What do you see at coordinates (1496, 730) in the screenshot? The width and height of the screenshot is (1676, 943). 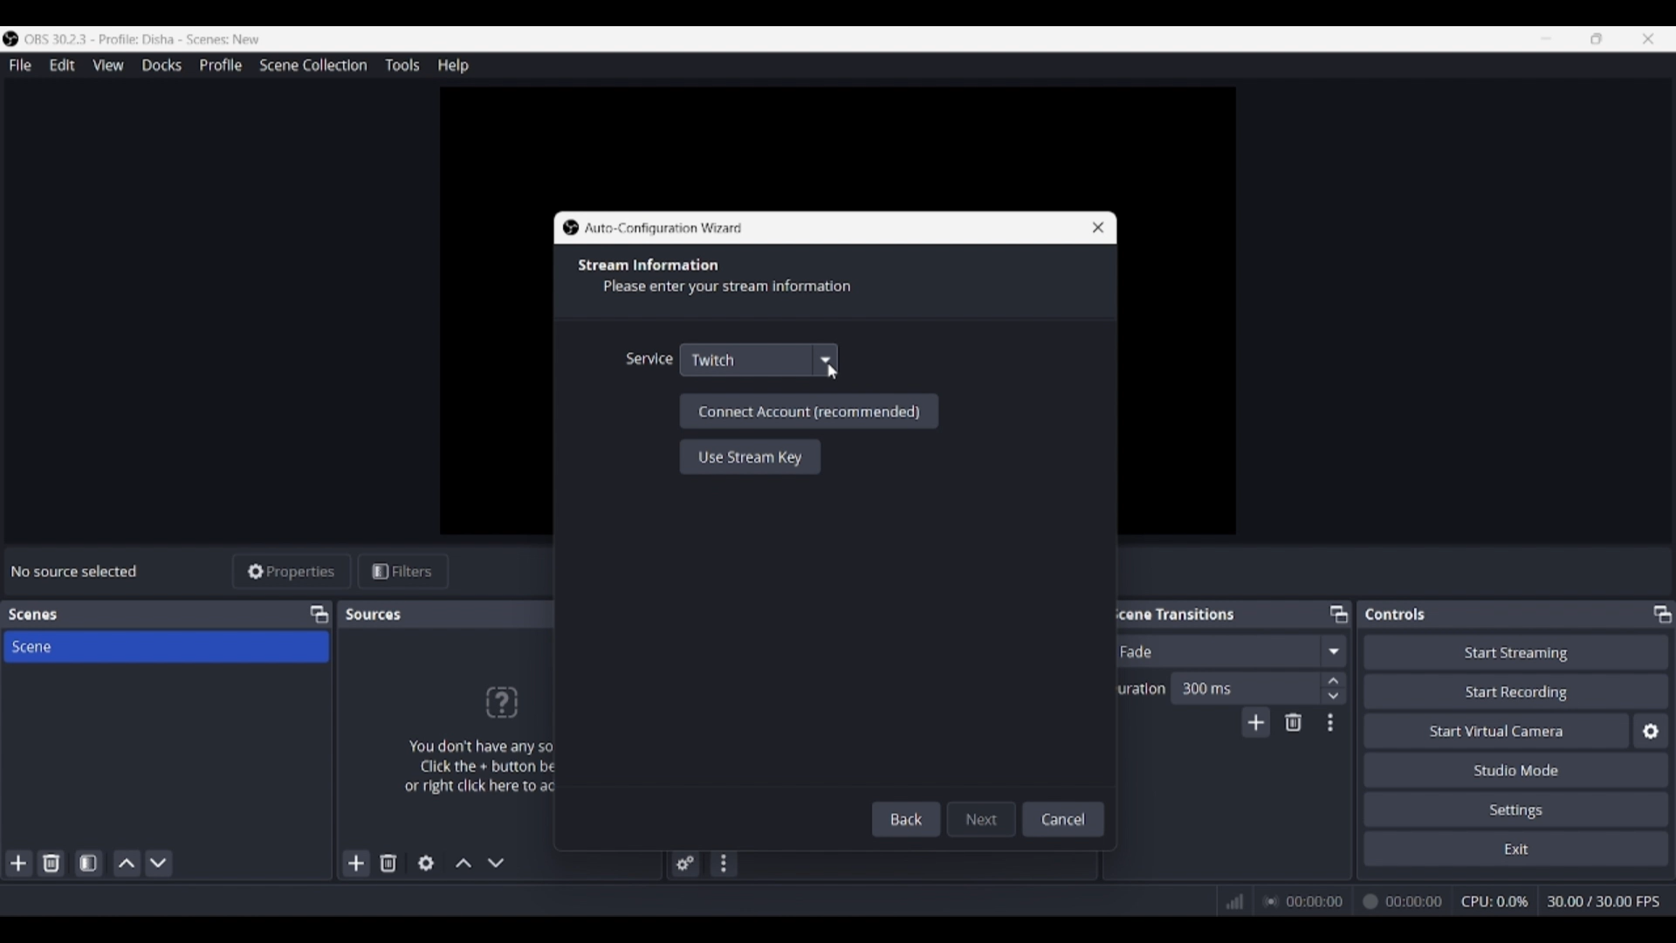 I see `Start virtual camera` at bounding box center [1496, 730].